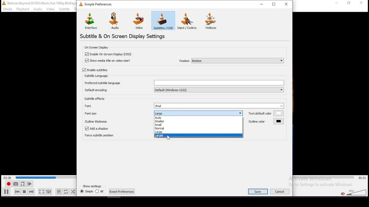 The image size is (369, 207). What do you see at coordinates (261, 4) in the screenshot?
I see `minimize` at bounding box center [261, 4].